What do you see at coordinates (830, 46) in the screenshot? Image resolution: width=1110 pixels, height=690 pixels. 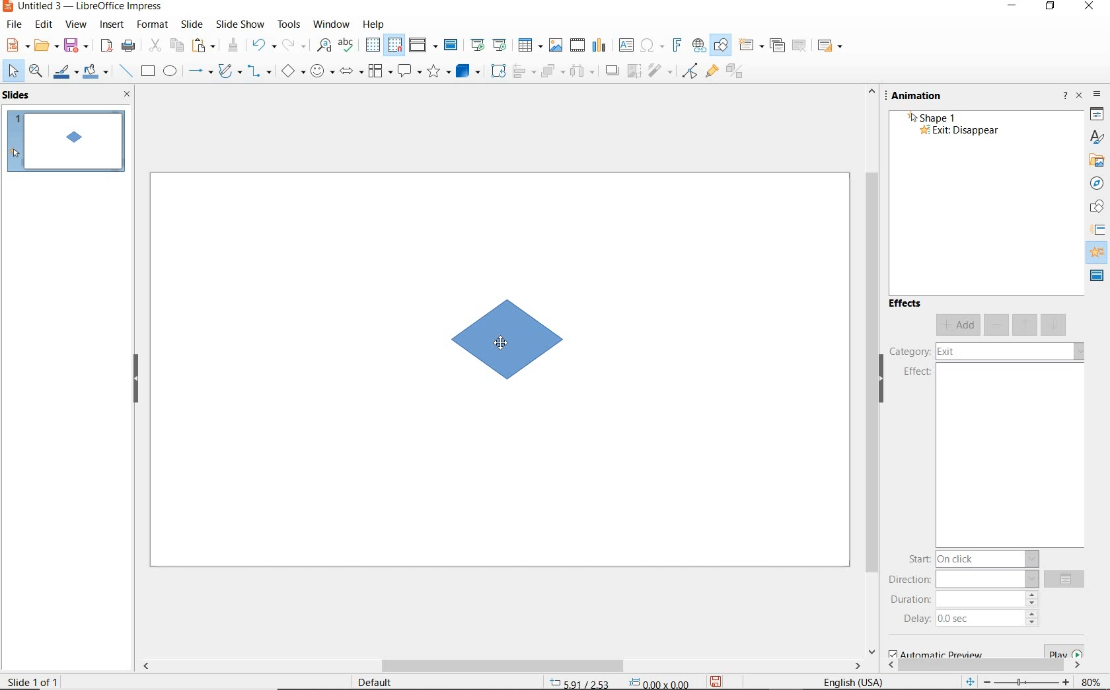 I see `slide layout` at bounding box center [830, 46].